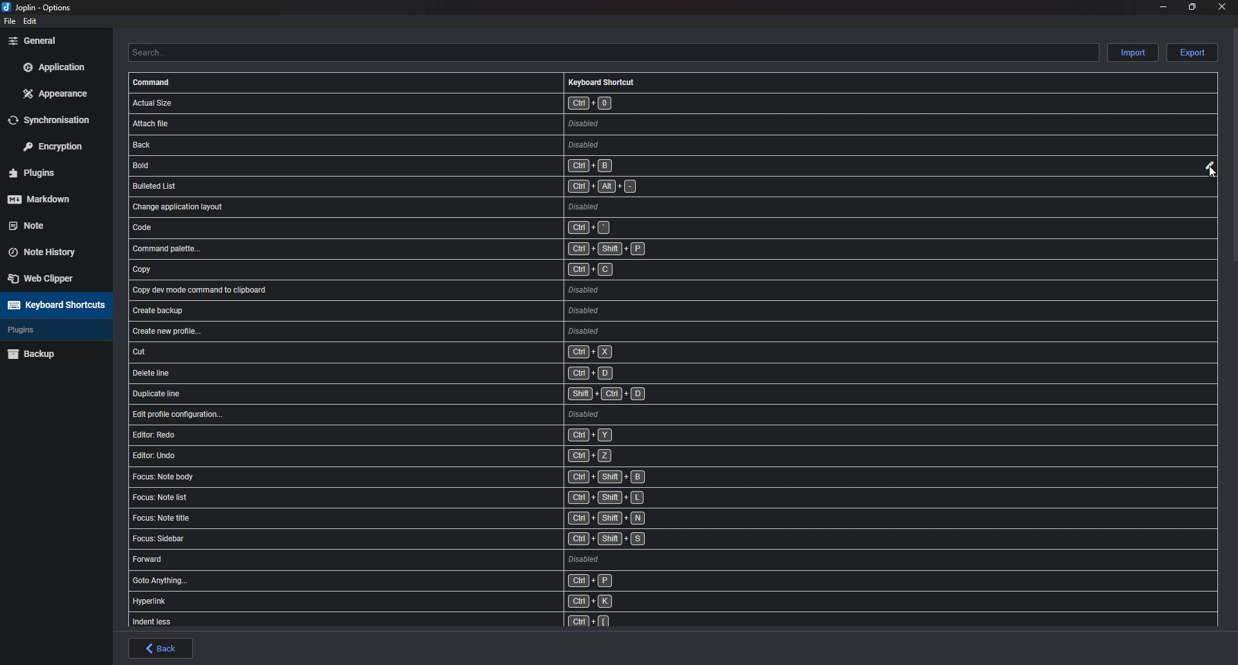  Describe the element at coordinates (602, 82) in the screenshot. I see `Keyboard shortcut` at that location.